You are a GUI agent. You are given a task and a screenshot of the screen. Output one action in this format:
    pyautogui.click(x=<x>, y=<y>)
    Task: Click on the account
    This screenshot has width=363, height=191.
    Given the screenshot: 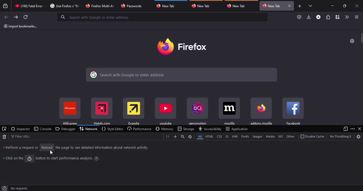 What is the action you would take?
    pyautogui.click(x=318, y=17)
    